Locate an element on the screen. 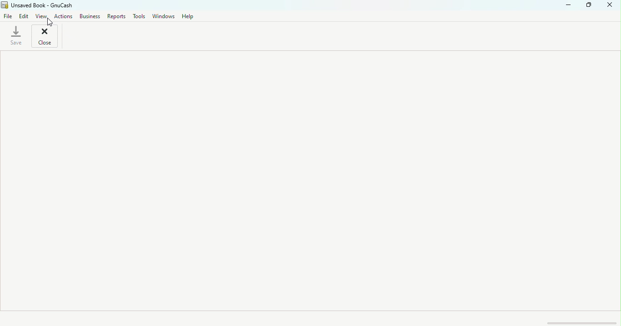  Close is located at coordinates (45, 37).